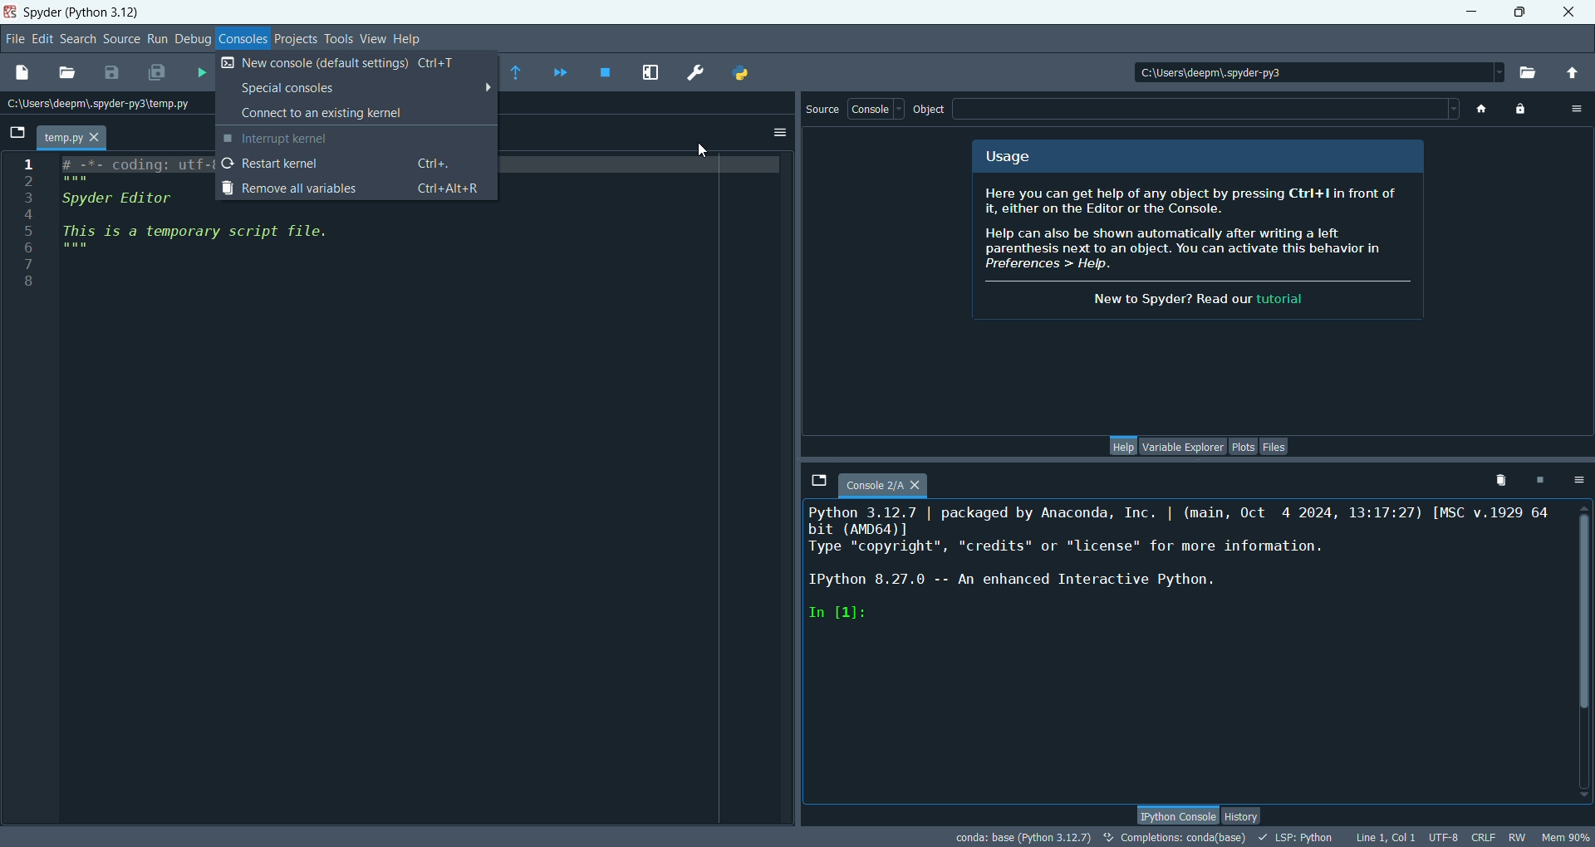  Describe the element at coordinates (111, 72) in the screenshot. I see `save ` at that location.